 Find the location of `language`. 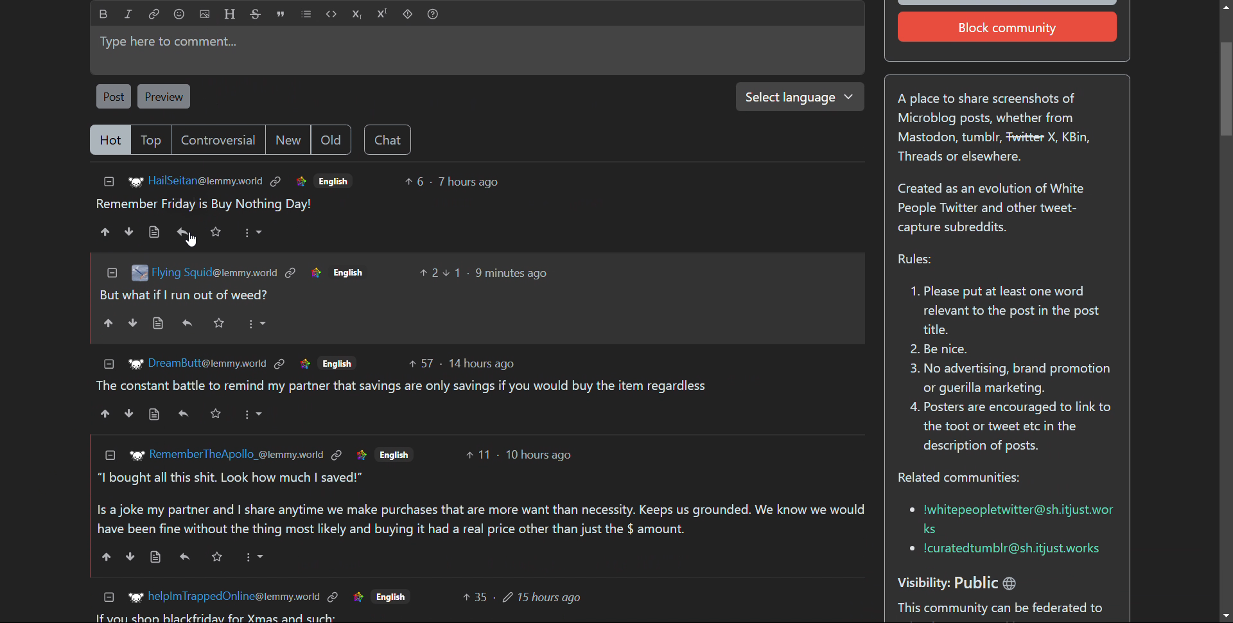

language is located at coordinates (334, 180).